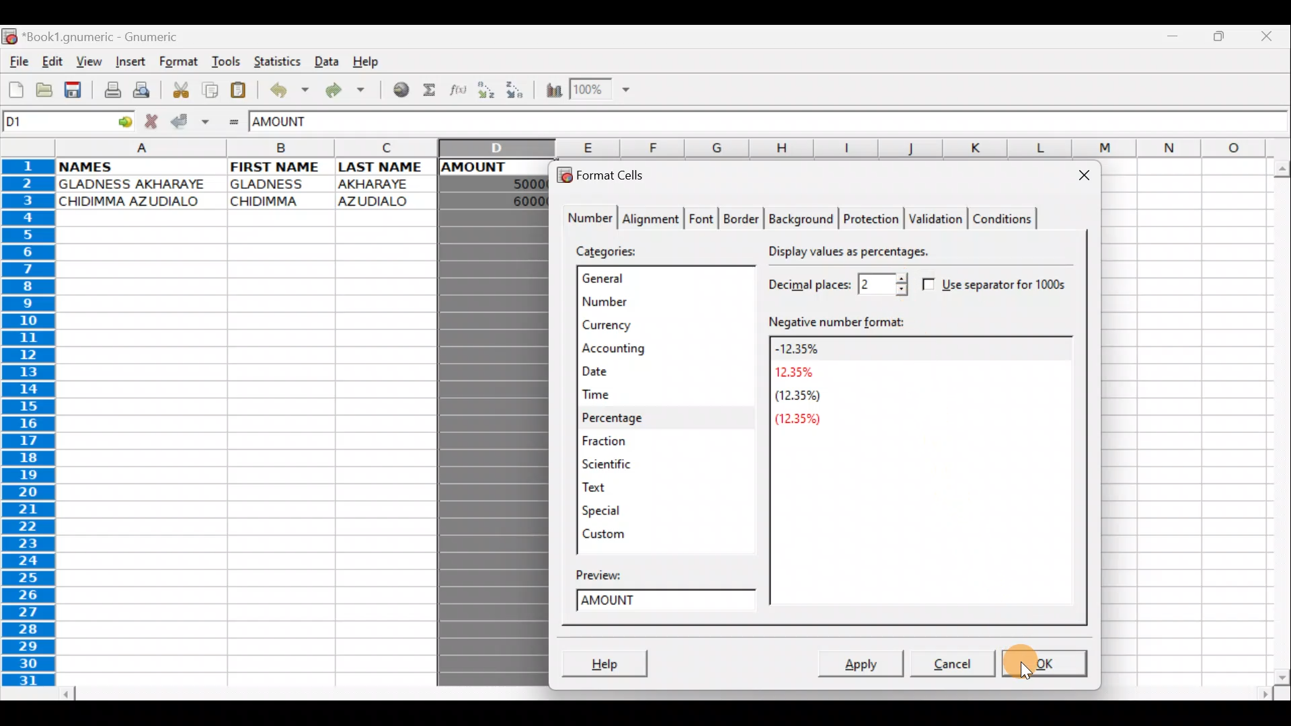 Image resolution: width=1291 pixels, height=726 pixels. What do you see at coordinates (661, 691) in the screenshot?
I see `Scroll bar` at bounding box center [661, 691].